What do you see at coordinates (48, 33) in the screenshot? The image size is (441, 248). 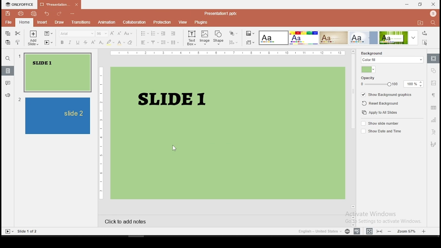 I see `change slide layout` at bounding box center [48, 33].